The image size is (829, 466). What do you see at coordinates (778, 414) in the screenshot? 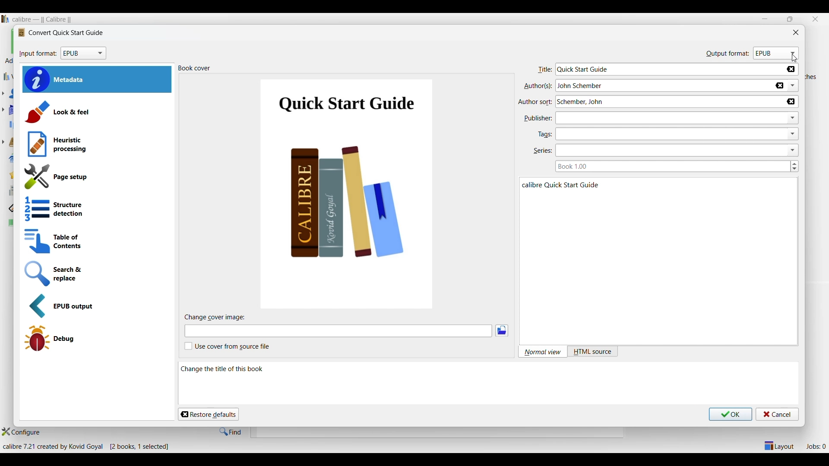
I see `Cancel` at bounding box center [778, 414].